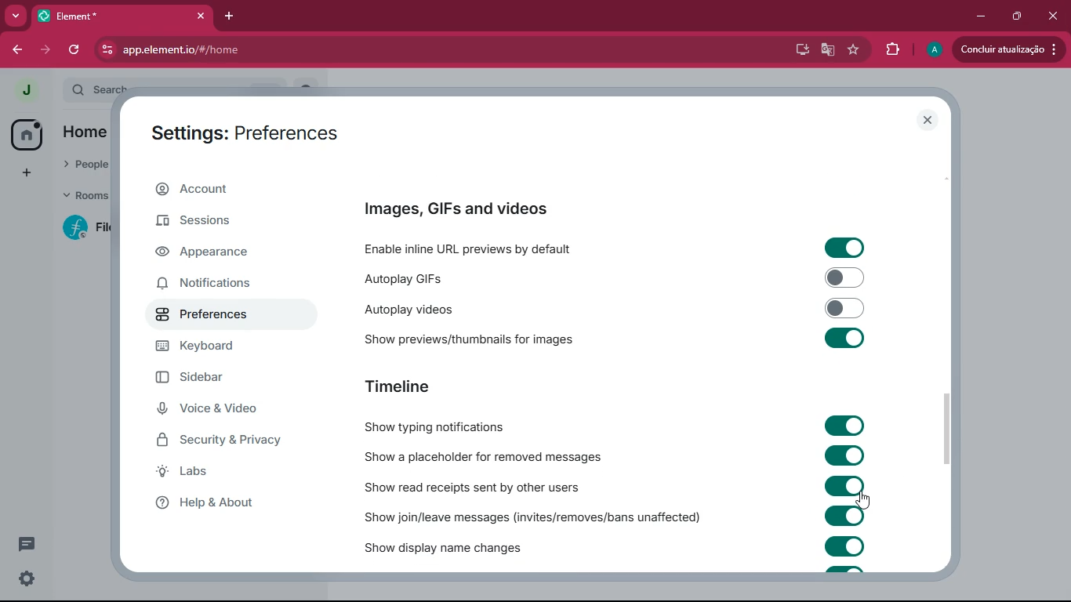  What do you see at coordinates (844, 546) in the screenshot?
I see `toggle on/off` at bounding box center [844, 546].